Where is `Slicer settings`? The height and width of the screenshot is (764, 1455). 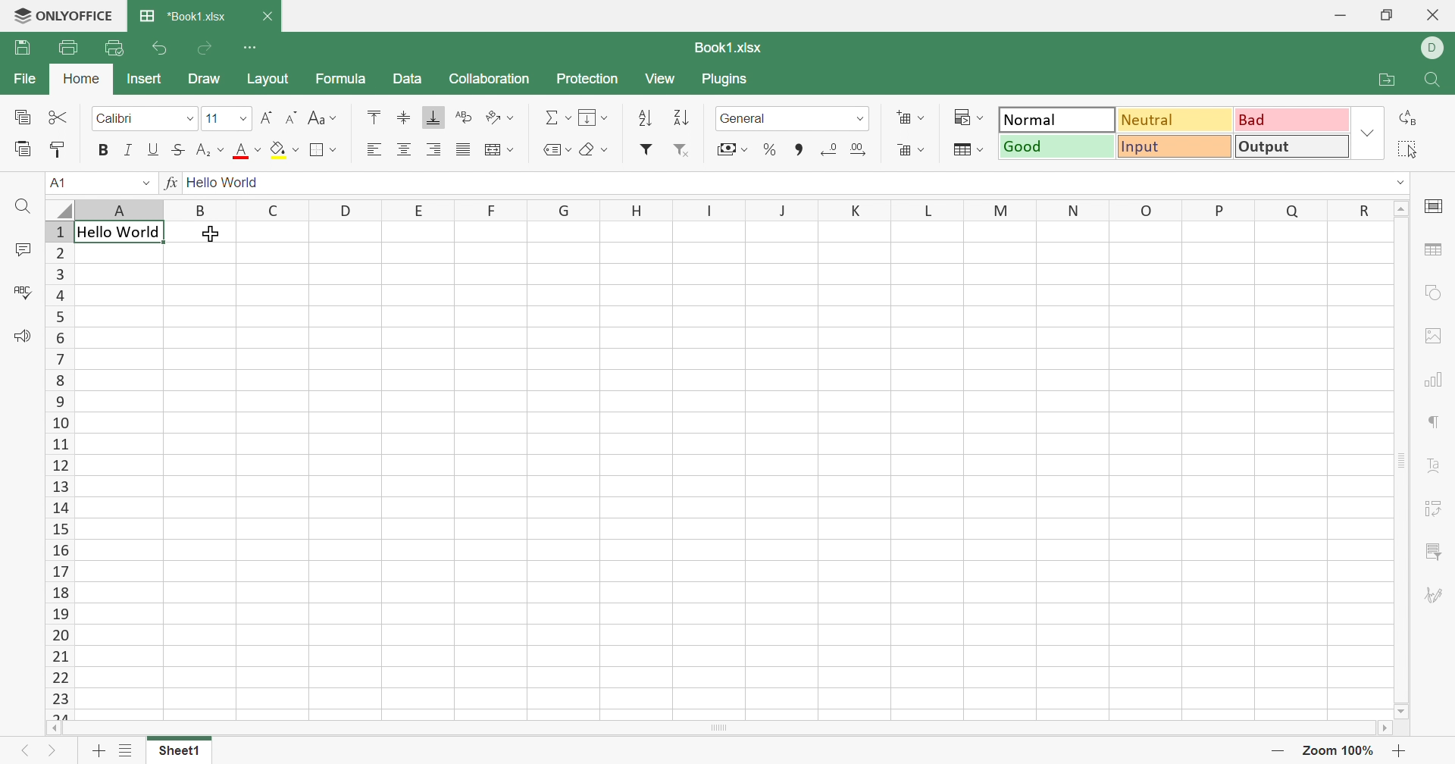
Slicer settings is located at coordinates (1436, 551).